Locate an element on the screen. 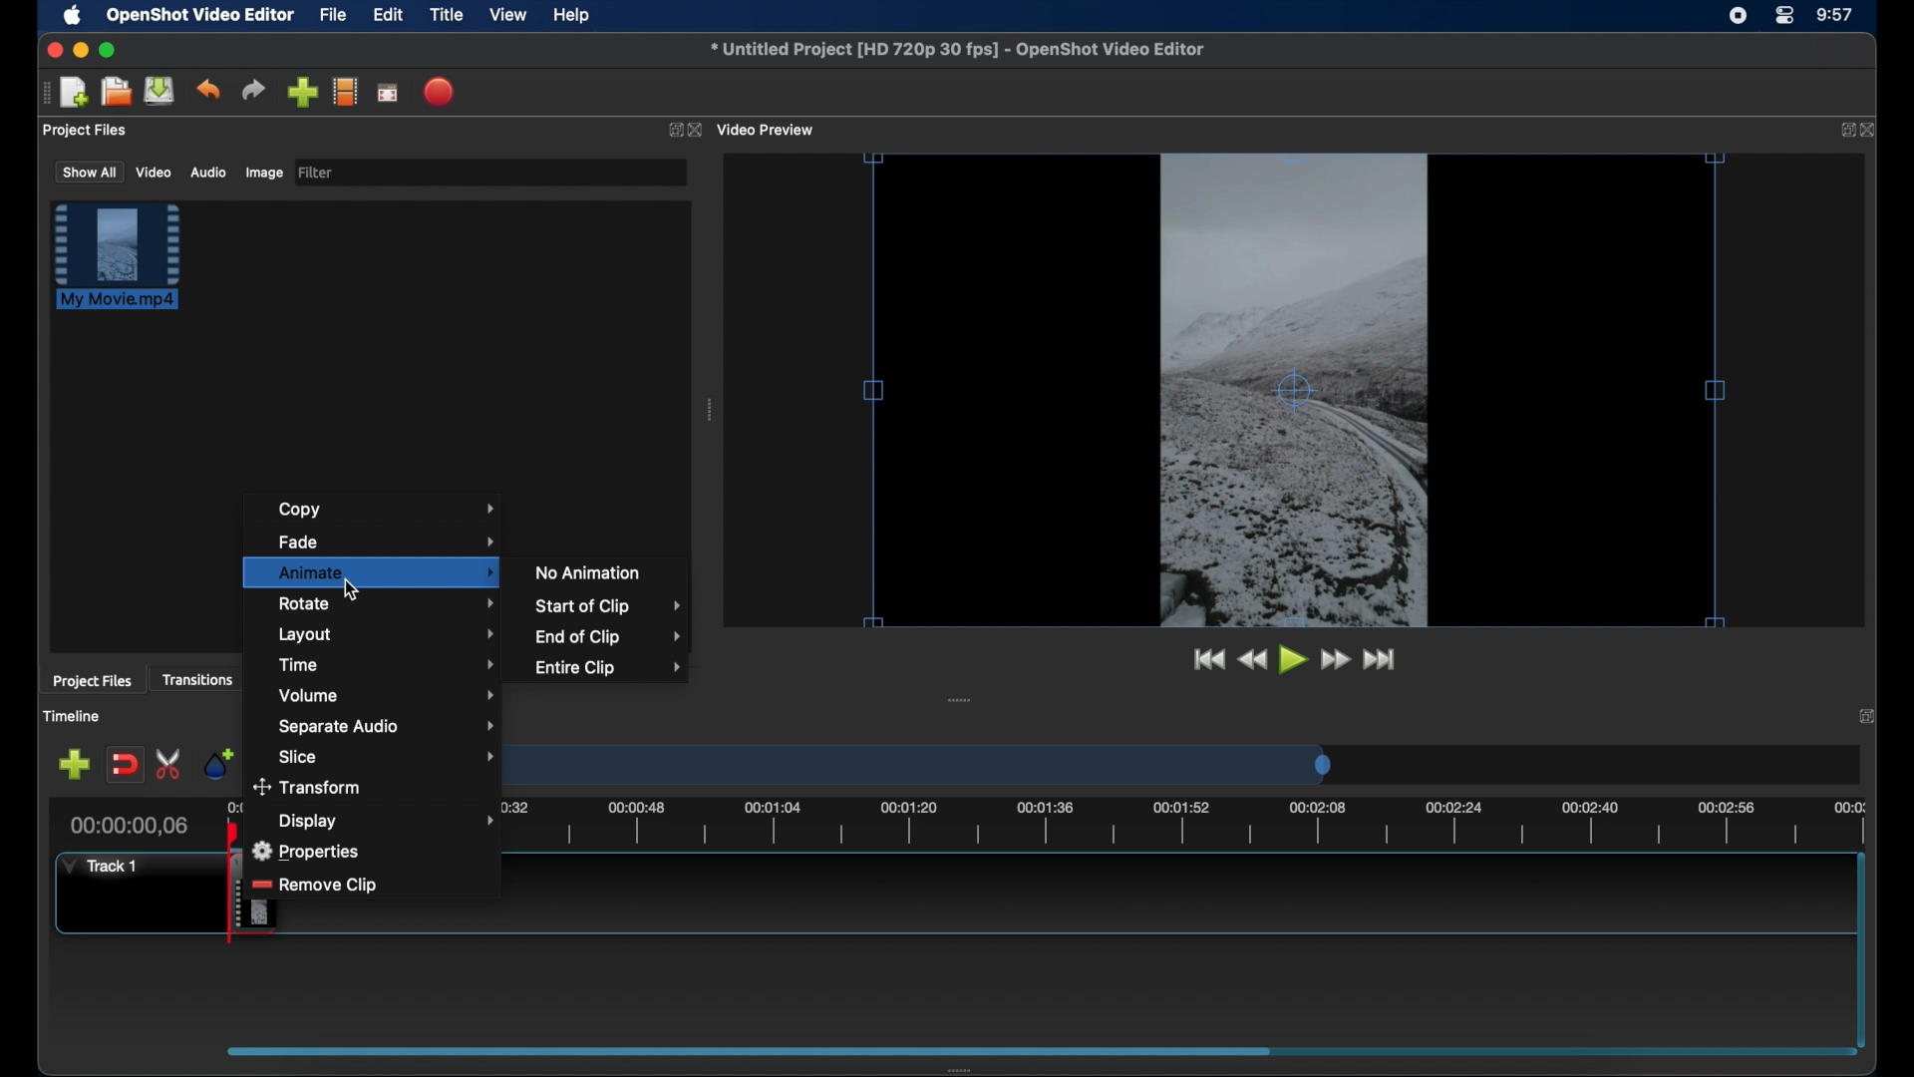  timeline is located at coordinates (72, 716).